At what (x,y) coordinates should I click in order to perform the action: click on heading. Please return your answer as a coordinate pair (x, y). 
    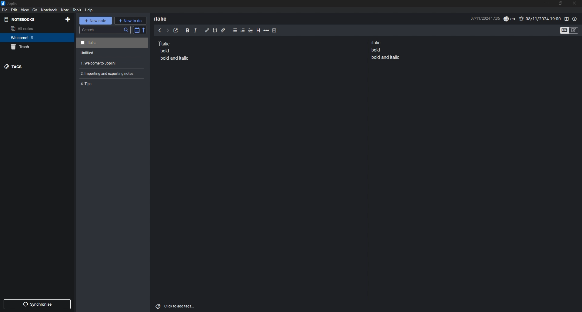
    Looking at the image, I should click on (164, 18).